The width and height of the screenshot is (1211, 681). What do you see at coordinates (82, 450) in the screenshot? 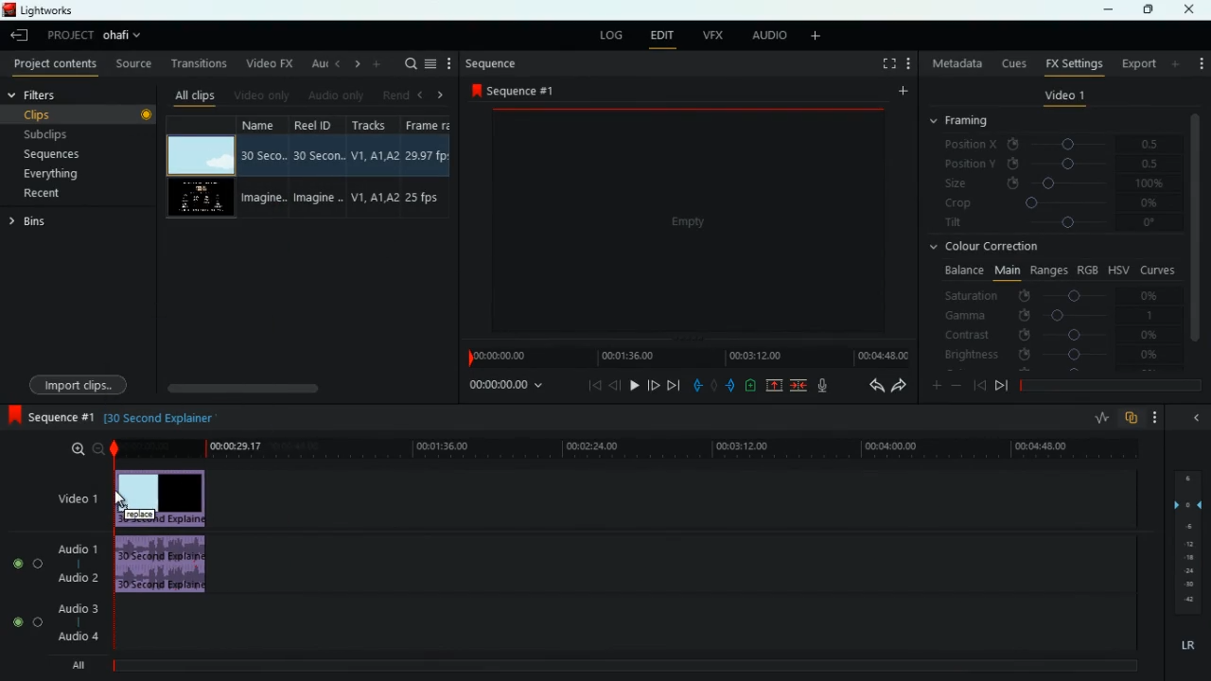
I see `zoom` at bounding box center [82, 450].